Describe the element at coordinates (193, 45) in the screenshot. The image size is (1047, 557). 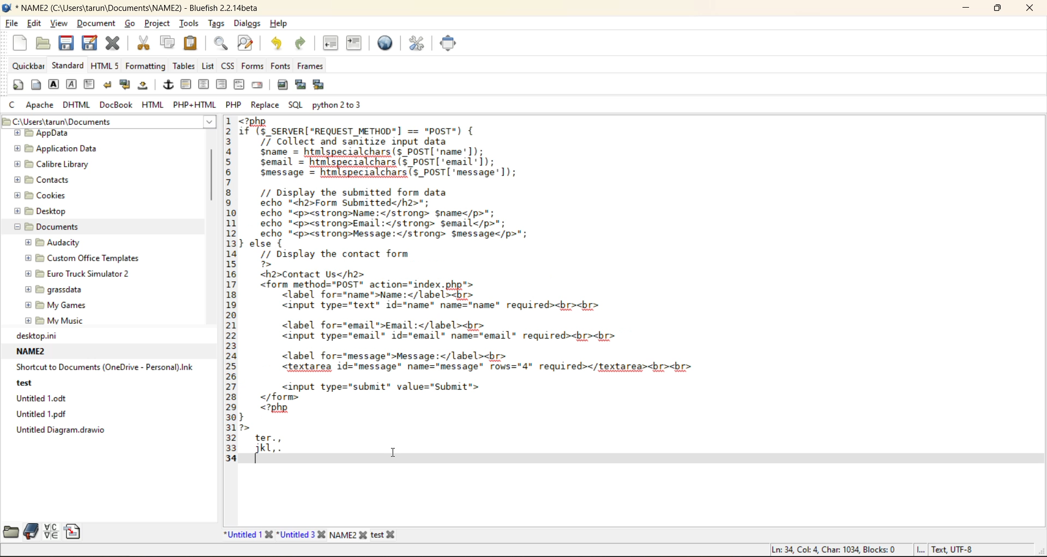
I see `paste` at that location.